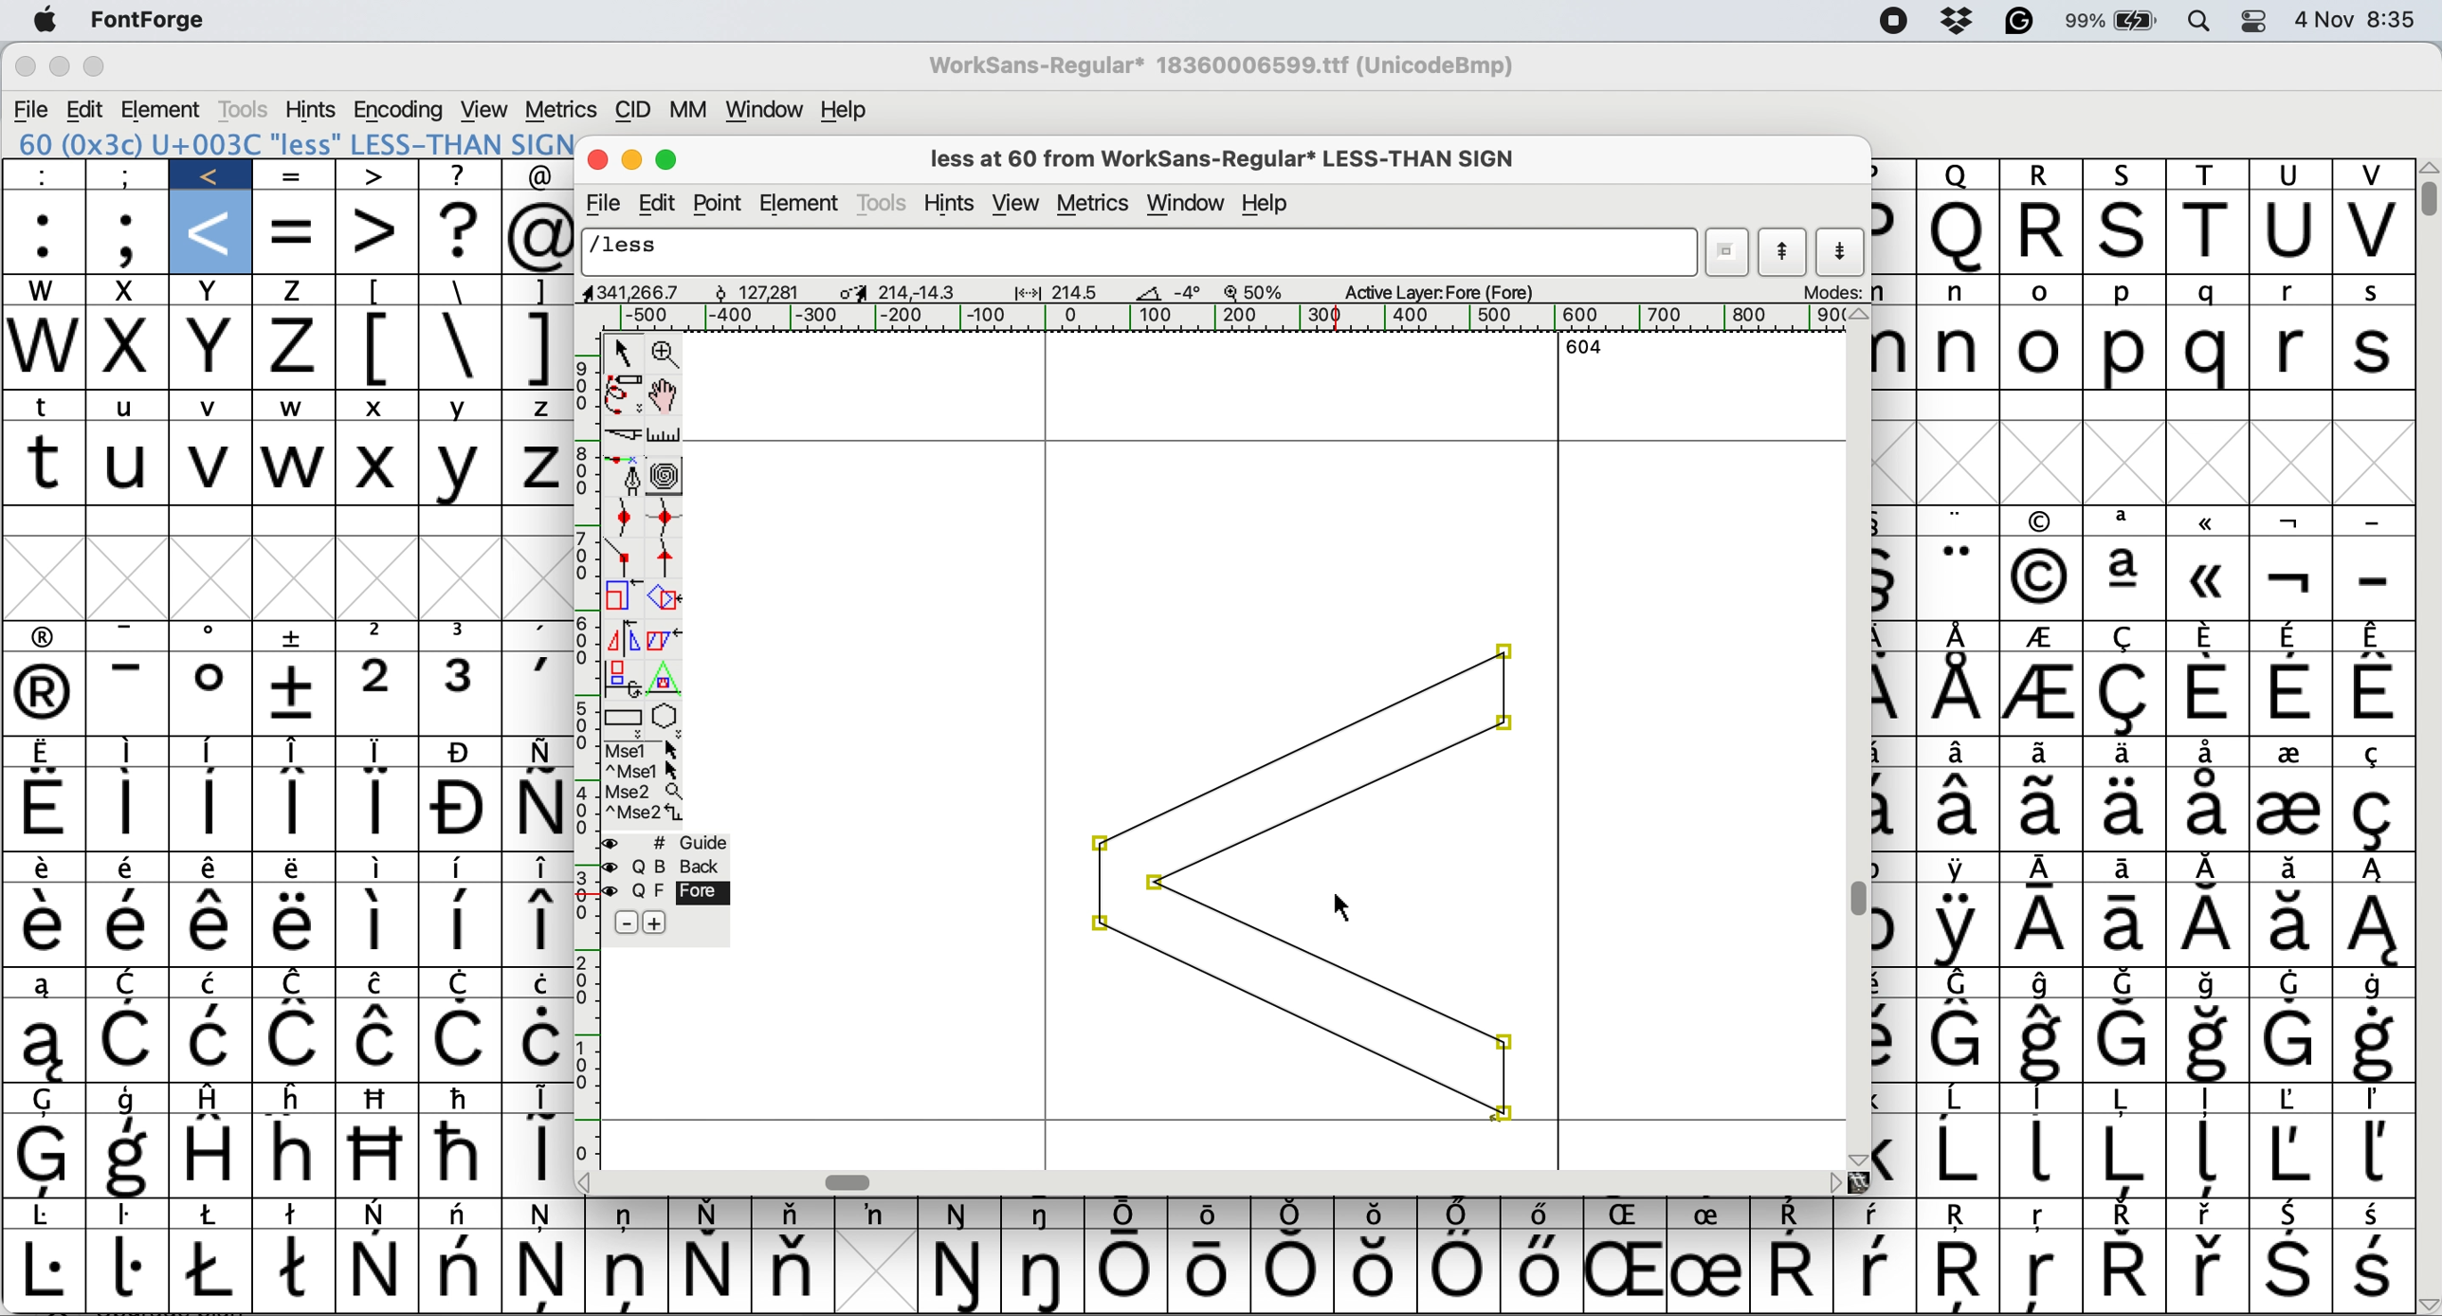 The height and width of the screenshot is (1316, 2442). Describe the element at coordinates (2043, 695) in the screenshot. I see `Symbol` at that location.